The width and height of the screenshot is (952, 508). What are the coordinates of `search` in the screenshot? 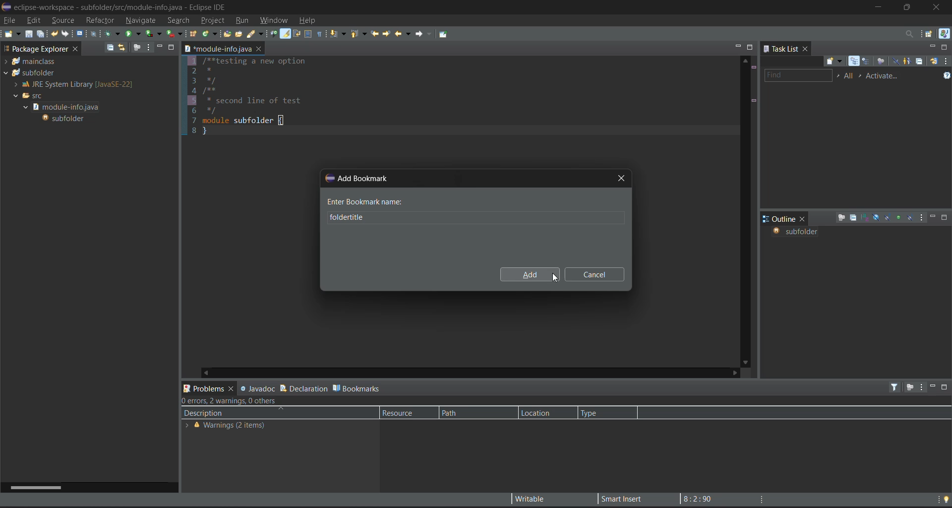 It's located at (178, 20).